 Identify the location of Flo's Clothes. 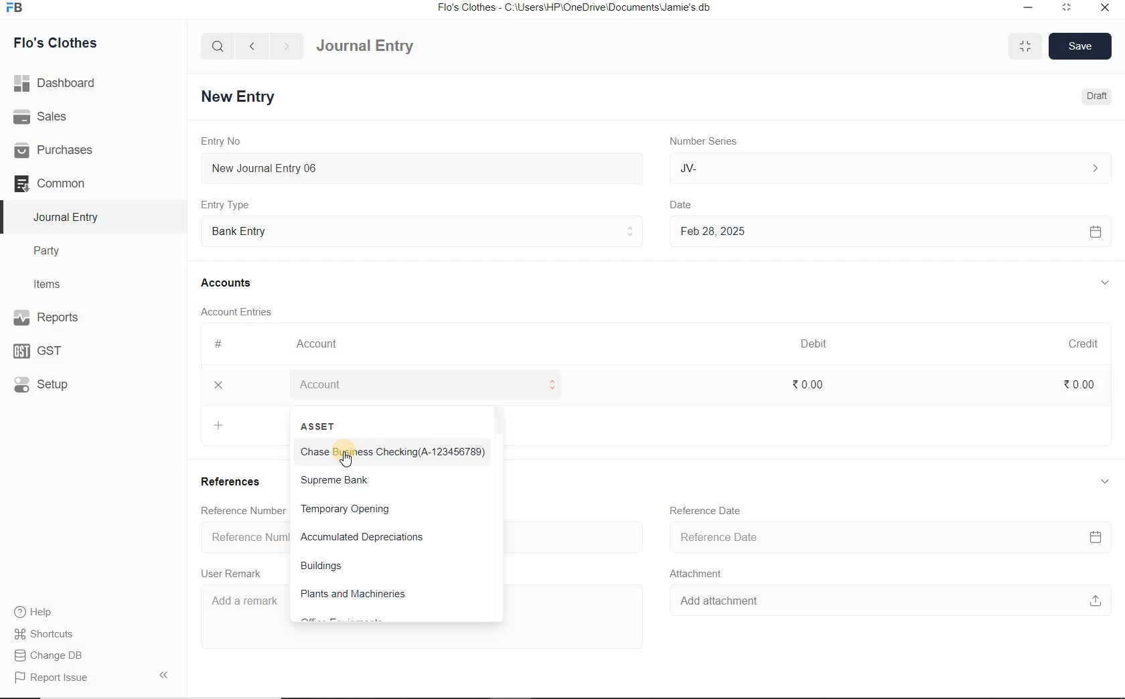
(66, 43).